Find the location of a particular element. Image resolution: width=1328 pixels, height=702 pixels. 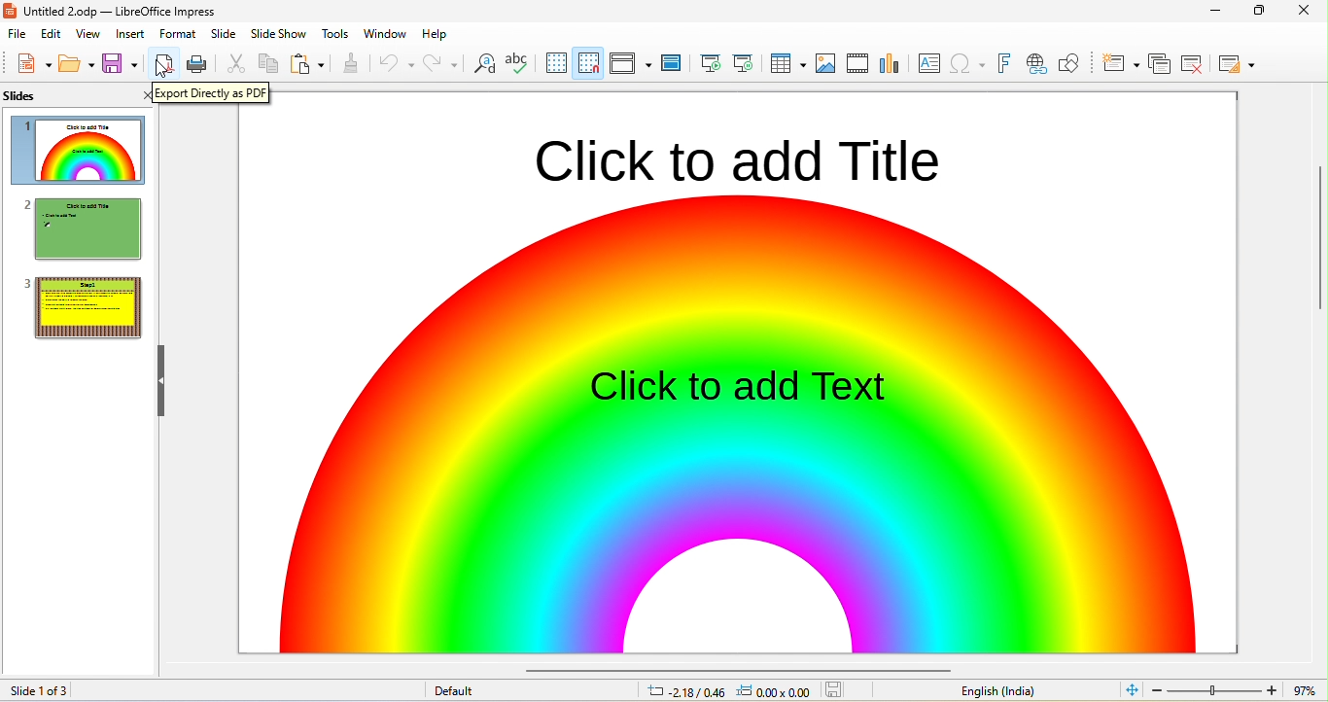

minimize is located at coordinates (1260, 13).